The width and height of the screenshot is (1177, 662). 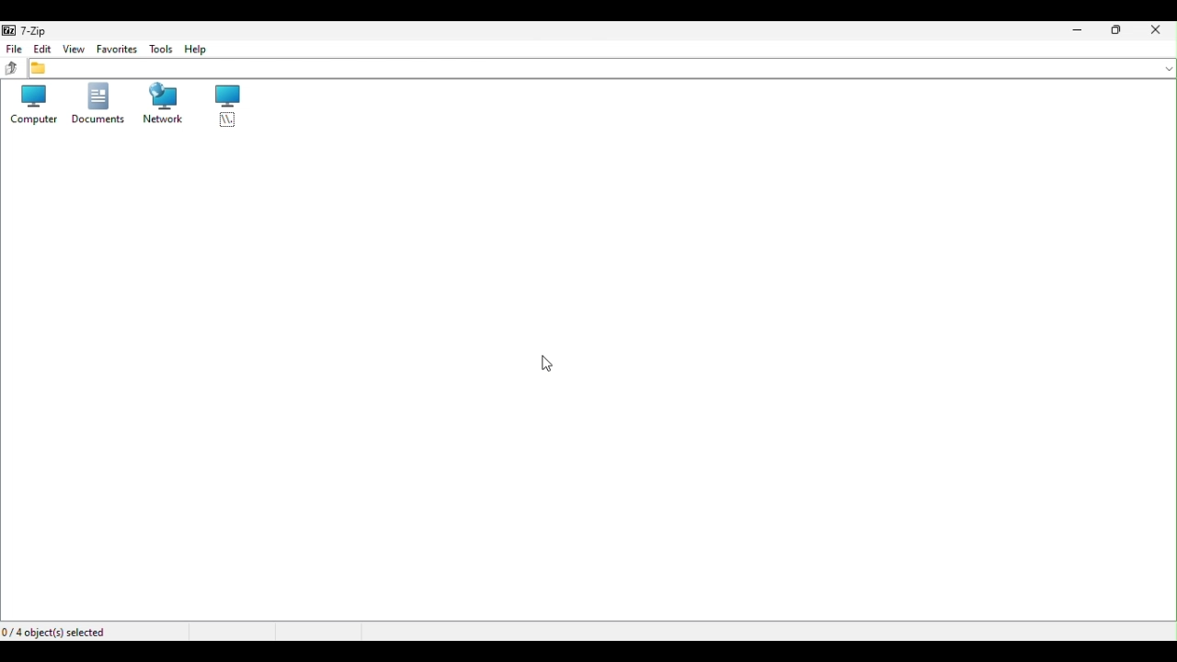 I want to click on Minimise, so click(x=1081, y=31).